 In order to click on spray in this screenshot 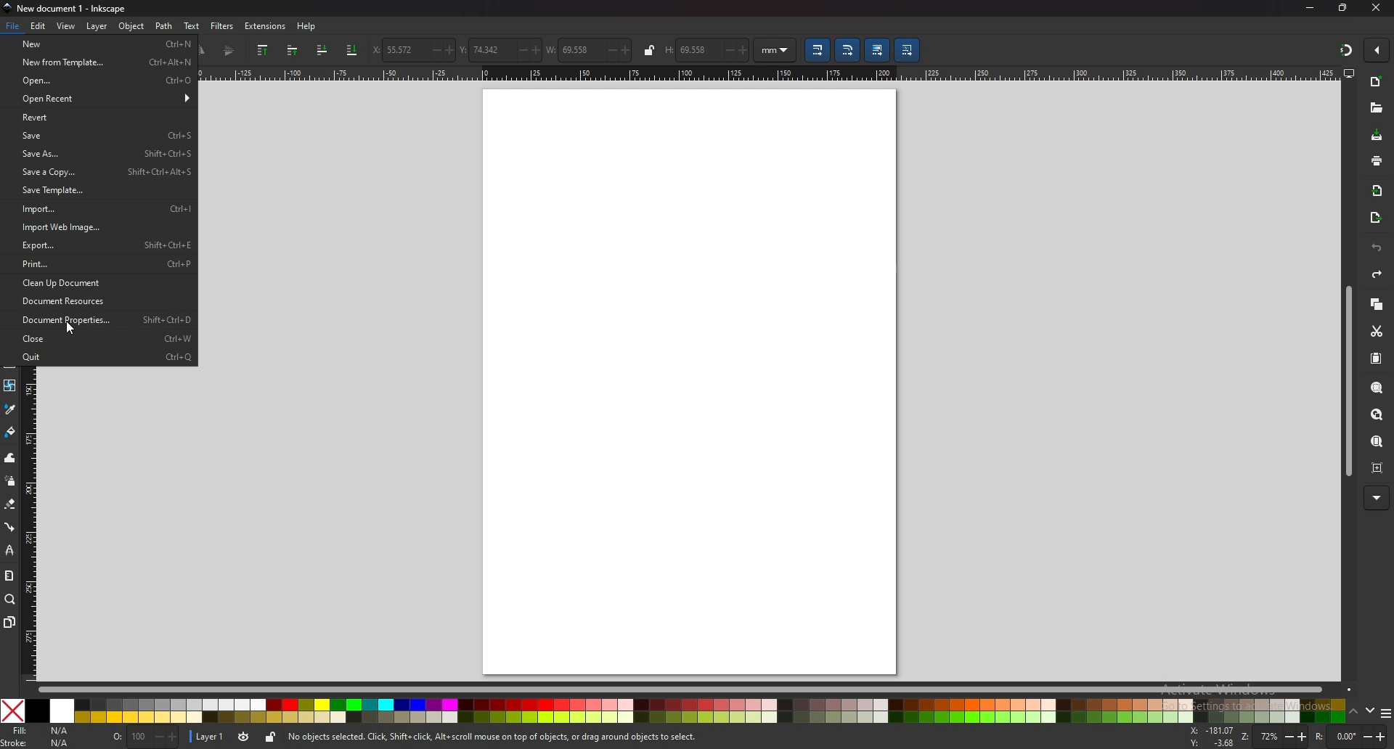, I will do `click(10, 481)`.